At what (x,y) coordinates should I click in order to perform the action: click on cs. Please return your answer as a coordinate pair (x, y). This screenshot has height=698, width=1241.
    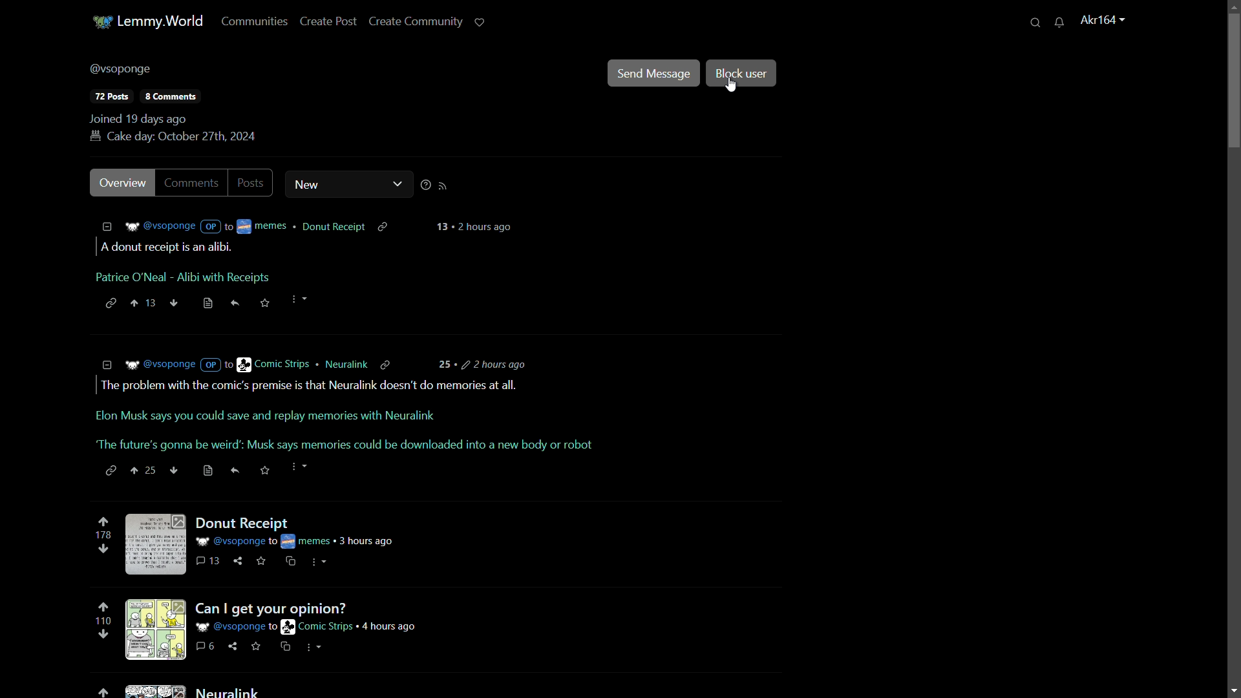
    Looking at the image, I should click on (289, 564).